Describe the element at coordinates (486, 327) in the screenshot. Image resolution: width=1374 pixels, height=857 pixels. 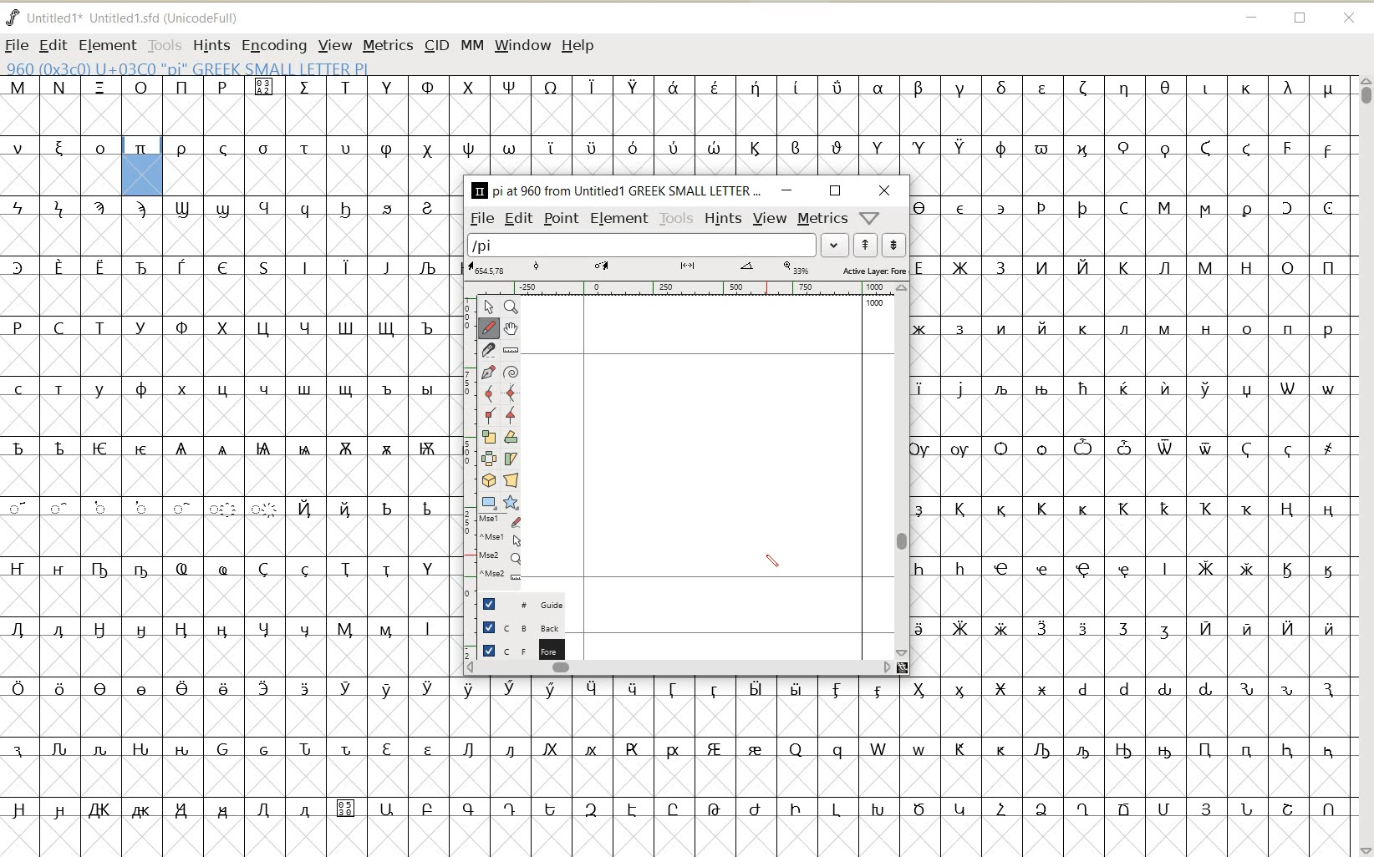
I see `draw a freehand curve` at that location.